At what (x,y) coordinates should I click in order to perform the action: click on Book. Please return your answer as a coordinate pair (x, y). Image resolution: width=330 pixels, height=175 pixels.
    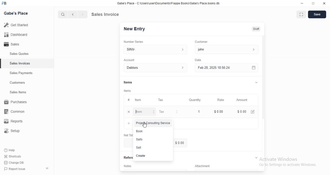
    Looking at the image, I should click on (149, 132).